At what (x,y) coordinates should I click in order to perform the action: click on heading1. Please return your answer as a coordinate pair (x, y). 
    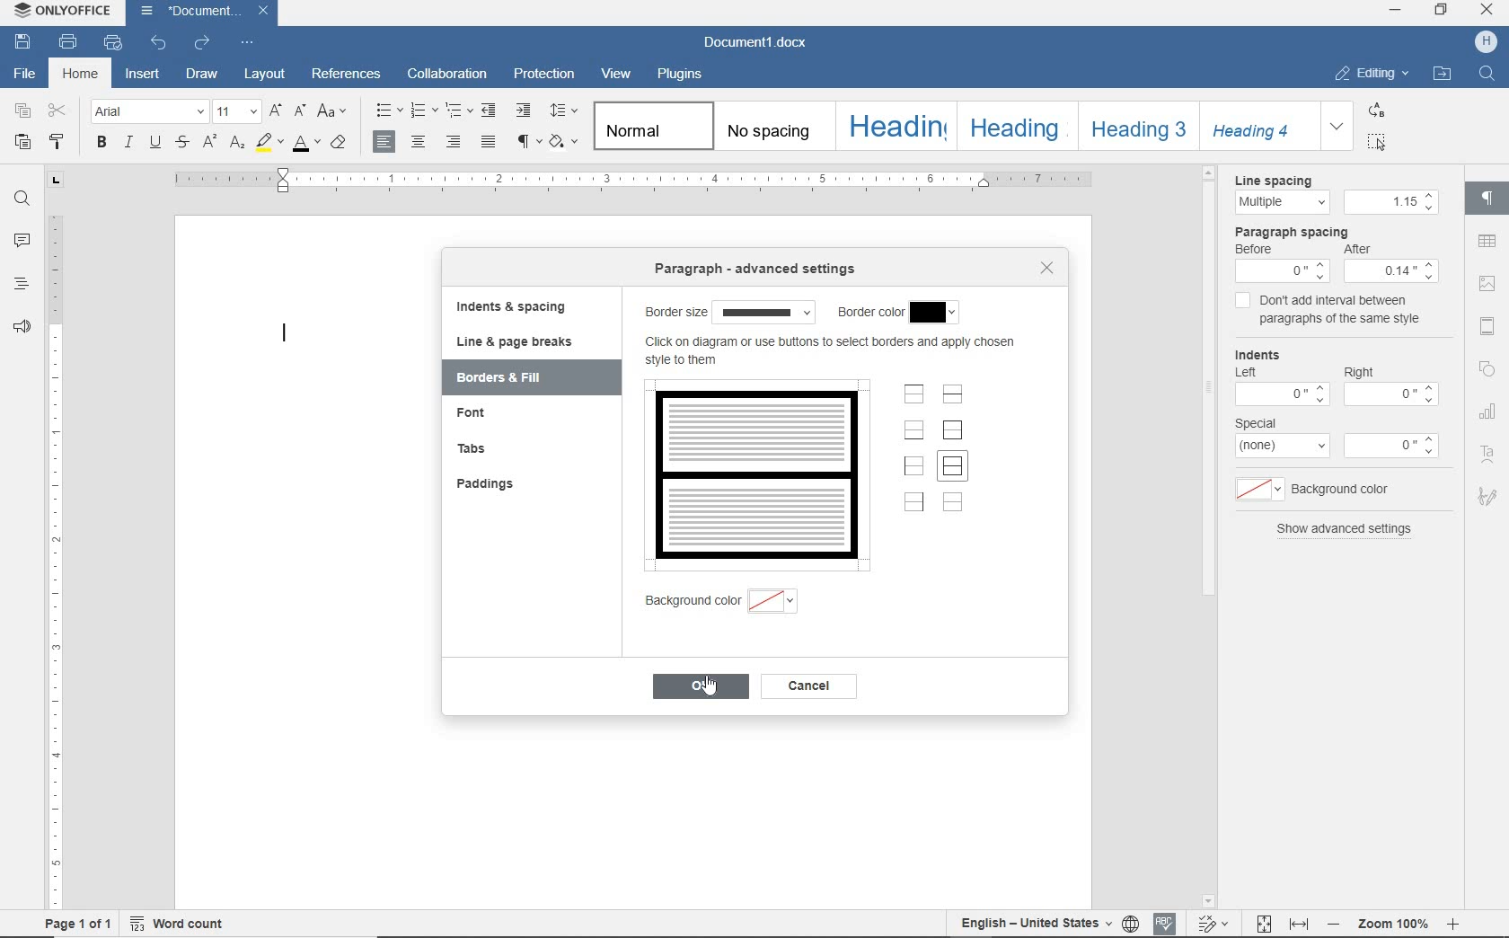
    Looking at the image, I should click on (898, 126).